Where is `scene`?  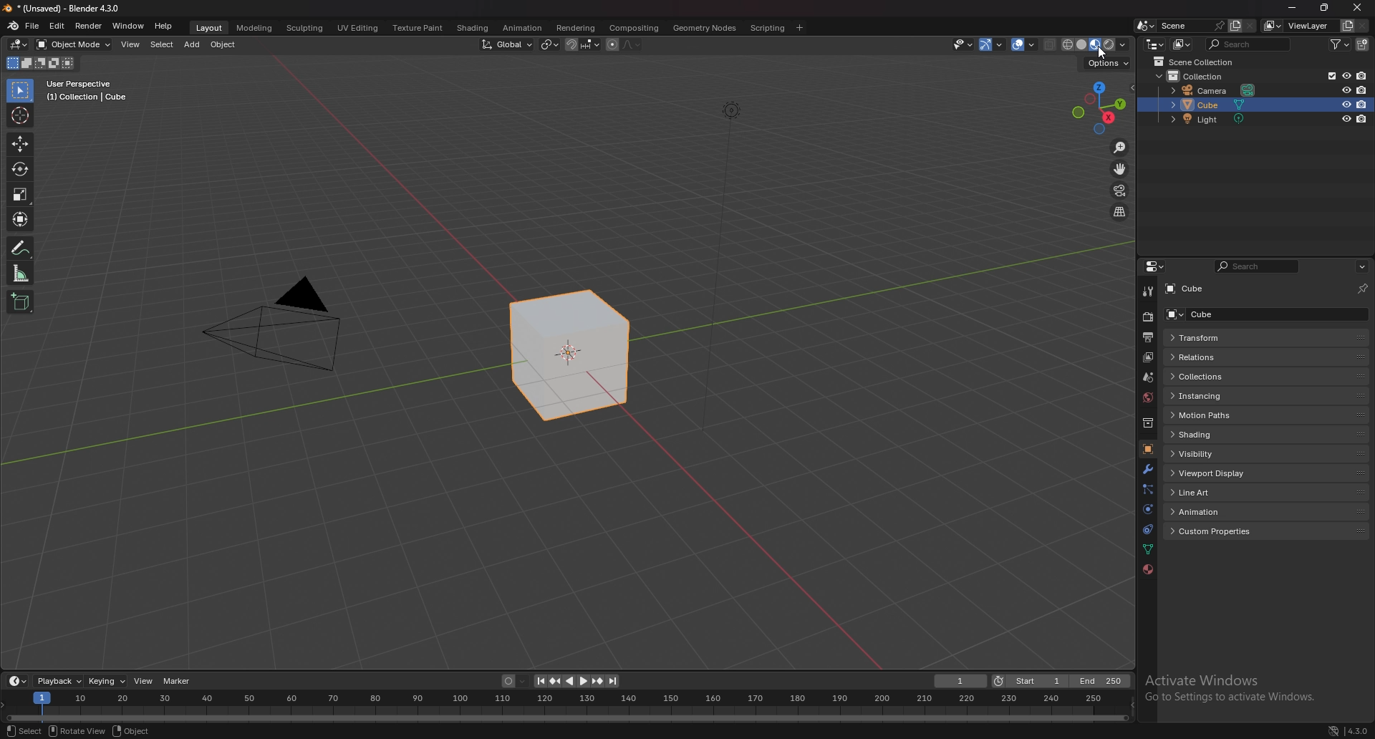
scene is located at coordinates (1149, 378).